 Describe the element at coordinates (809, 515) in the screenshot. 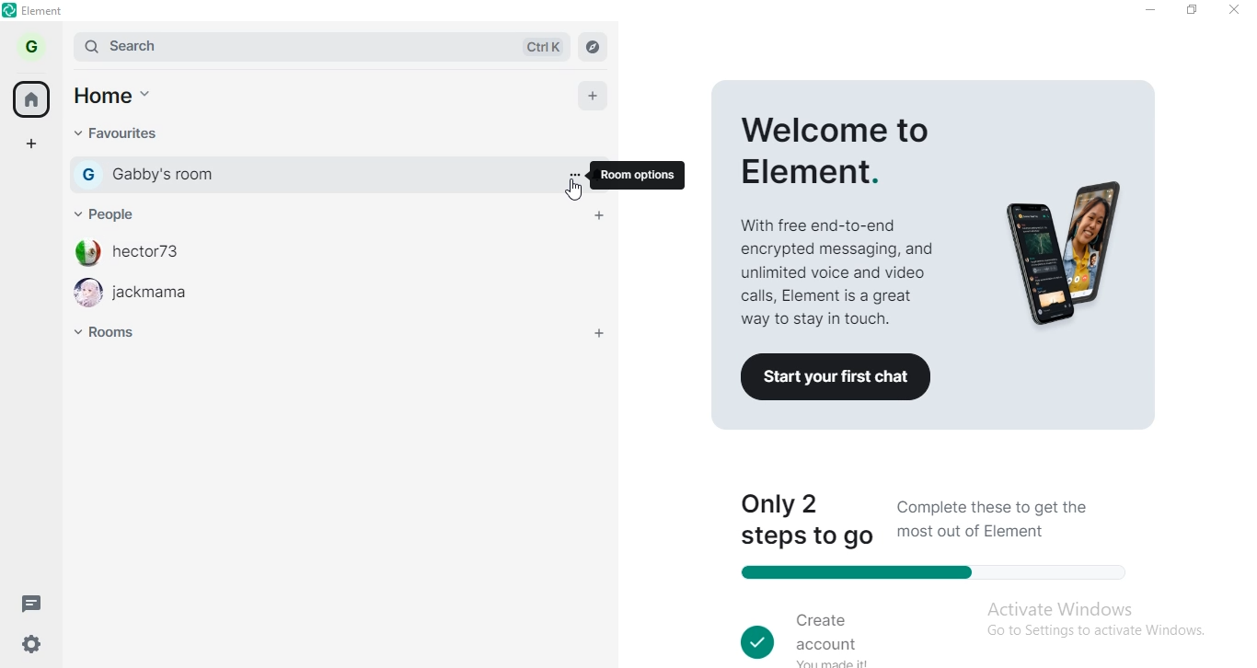

I see `only 2 steps to go` at that location.